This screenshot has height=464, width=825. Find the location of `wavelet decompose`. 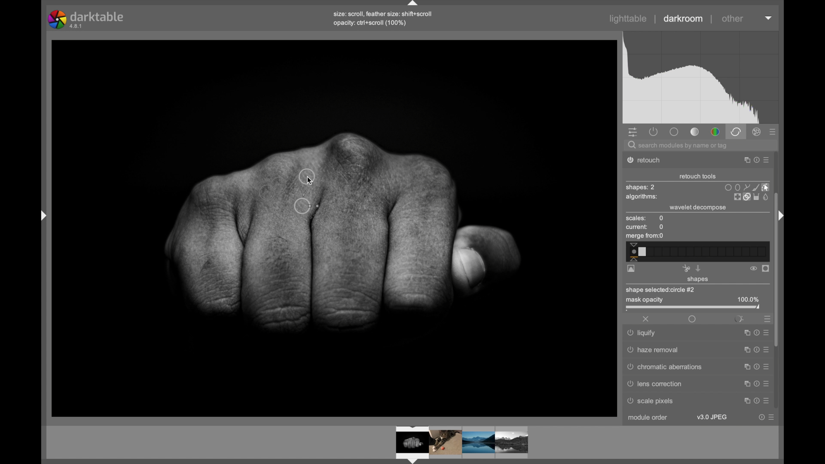

wavelet decompose is located at coordinates (698, 208).